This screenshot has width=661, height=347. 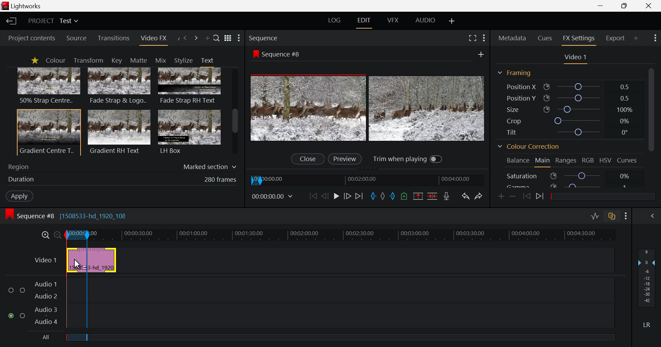 I want to click on Project Timeline, so click(x=339, y=235).